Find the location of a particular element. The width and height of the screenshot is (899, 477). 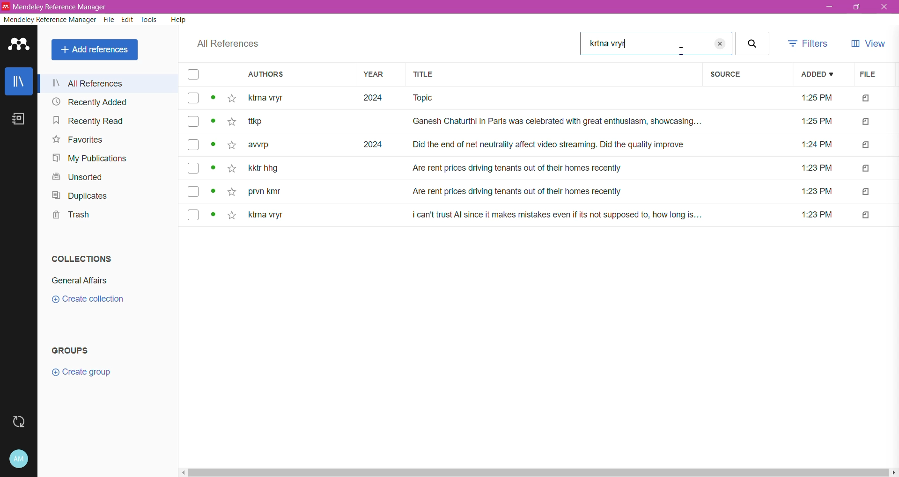

All References is located at coordinates (227, 44).